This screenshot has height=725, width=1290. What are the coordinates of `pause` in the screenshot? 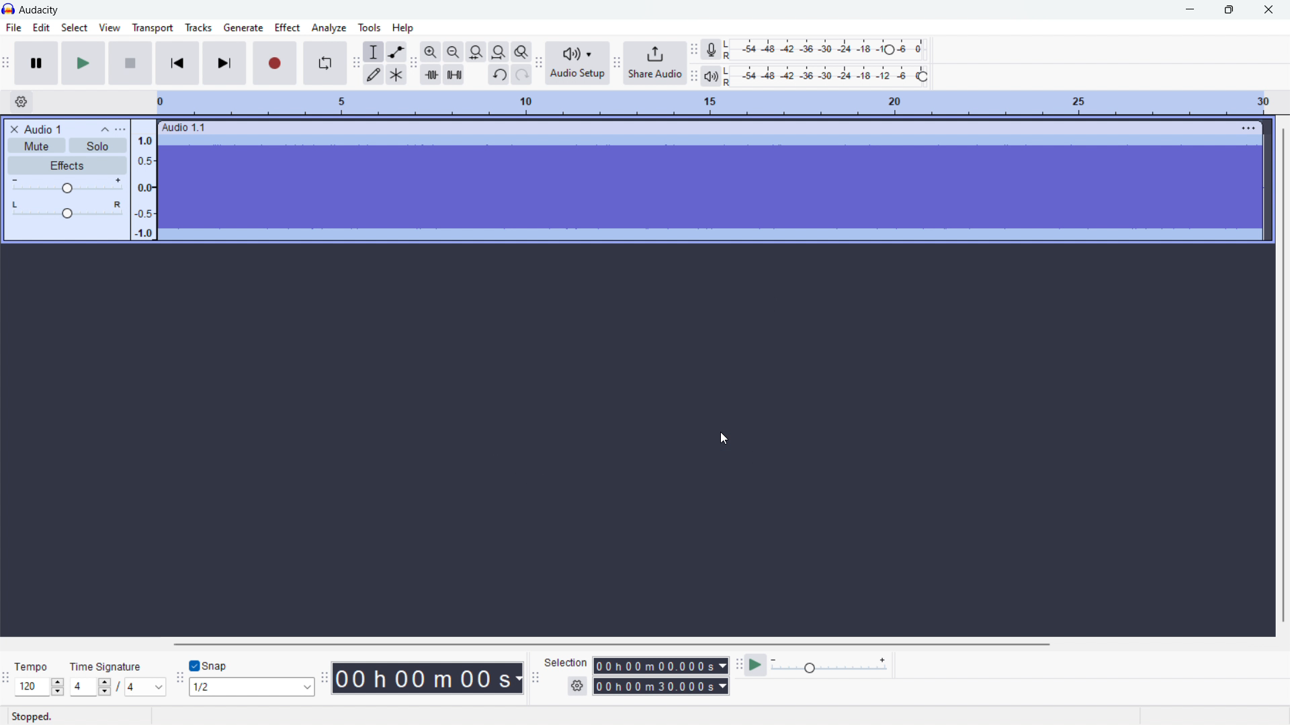 It's located at (36, 62).